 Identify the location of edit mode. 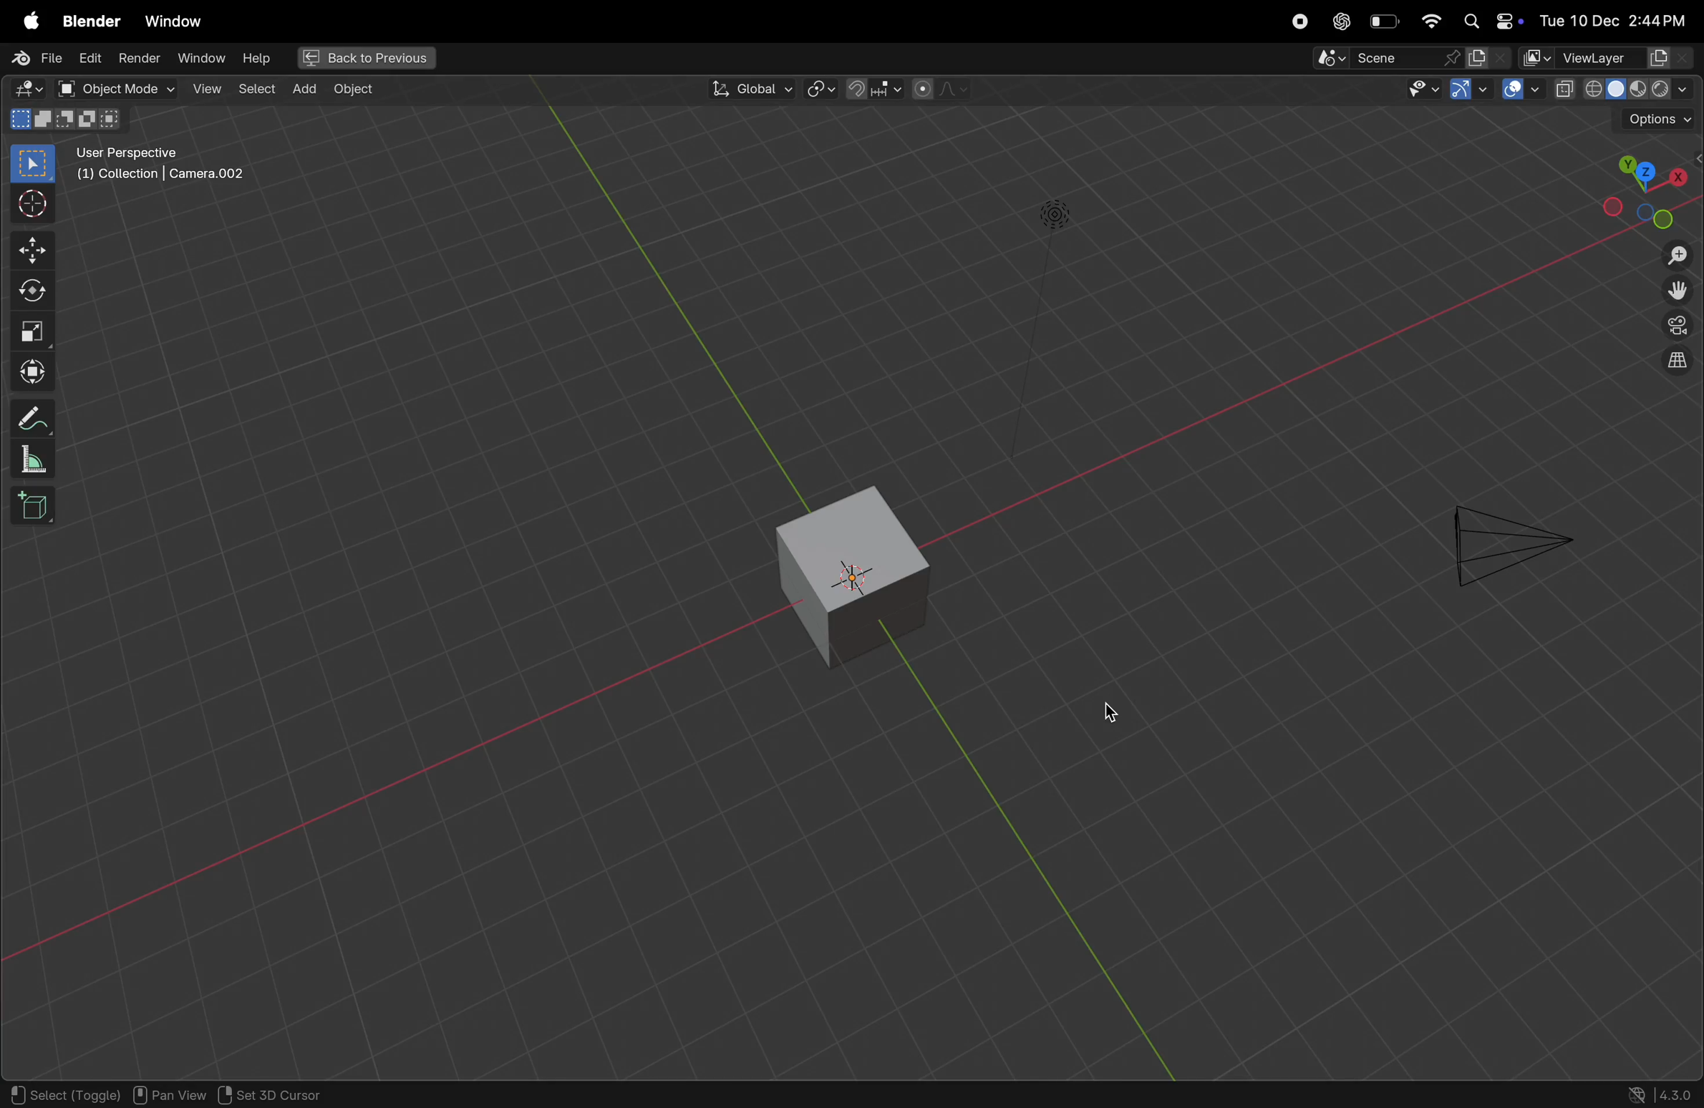
(29, 88).